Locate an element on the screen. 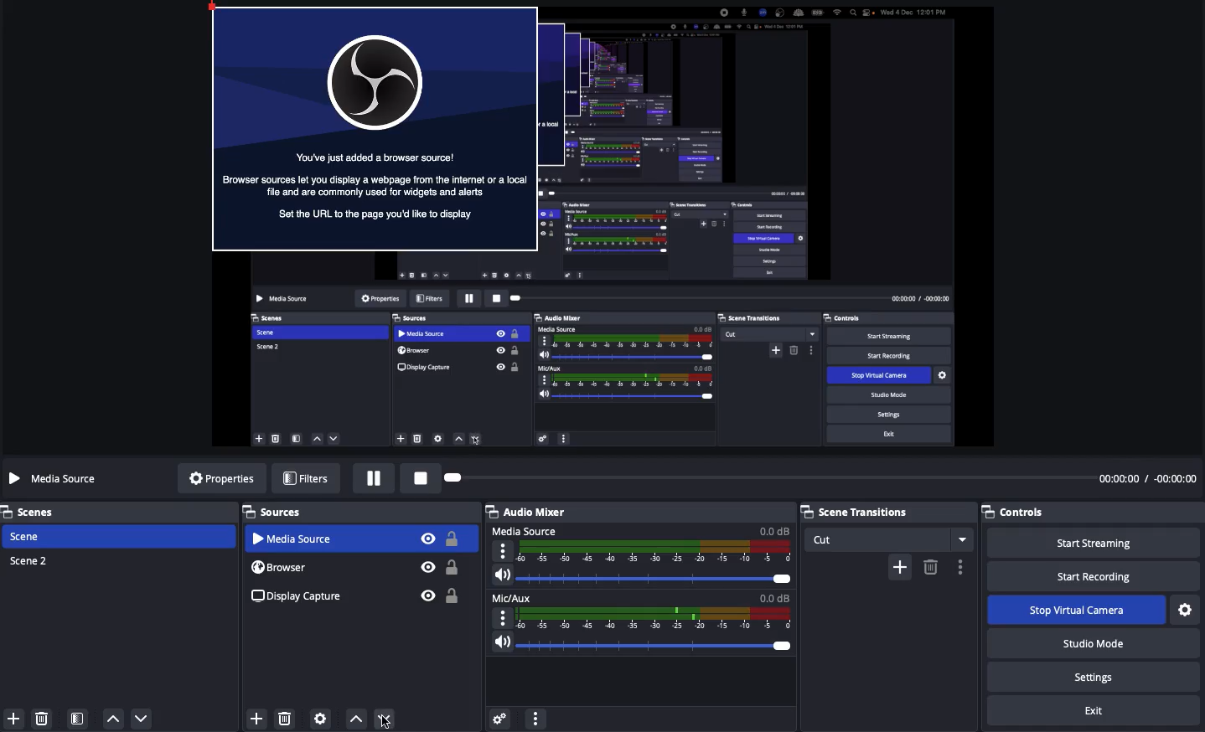 The width and height of the screenshot is (1205, 732). Media source is located at coordinates (57, 480).